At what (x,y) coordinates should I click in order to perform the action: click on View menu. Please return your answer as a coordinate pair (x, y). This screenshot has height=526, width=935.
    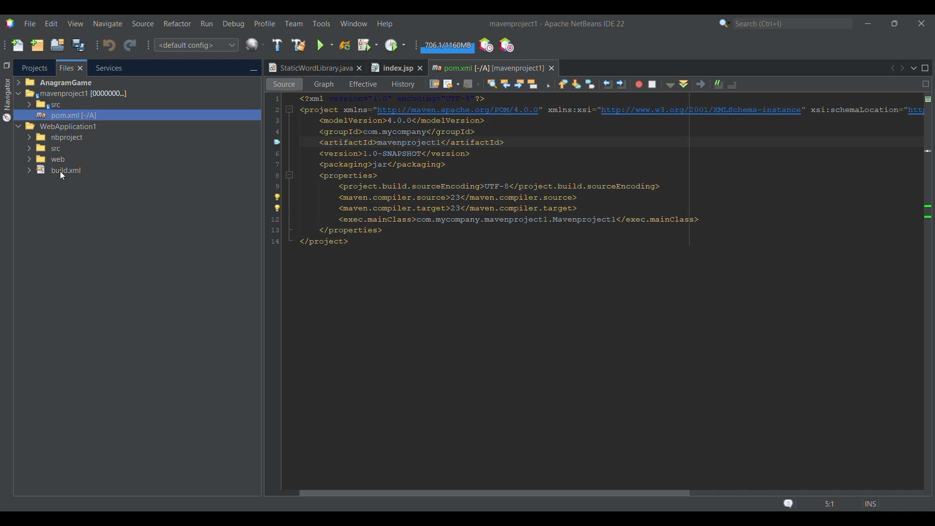
    Looking at the image, I should click on (75, 24).